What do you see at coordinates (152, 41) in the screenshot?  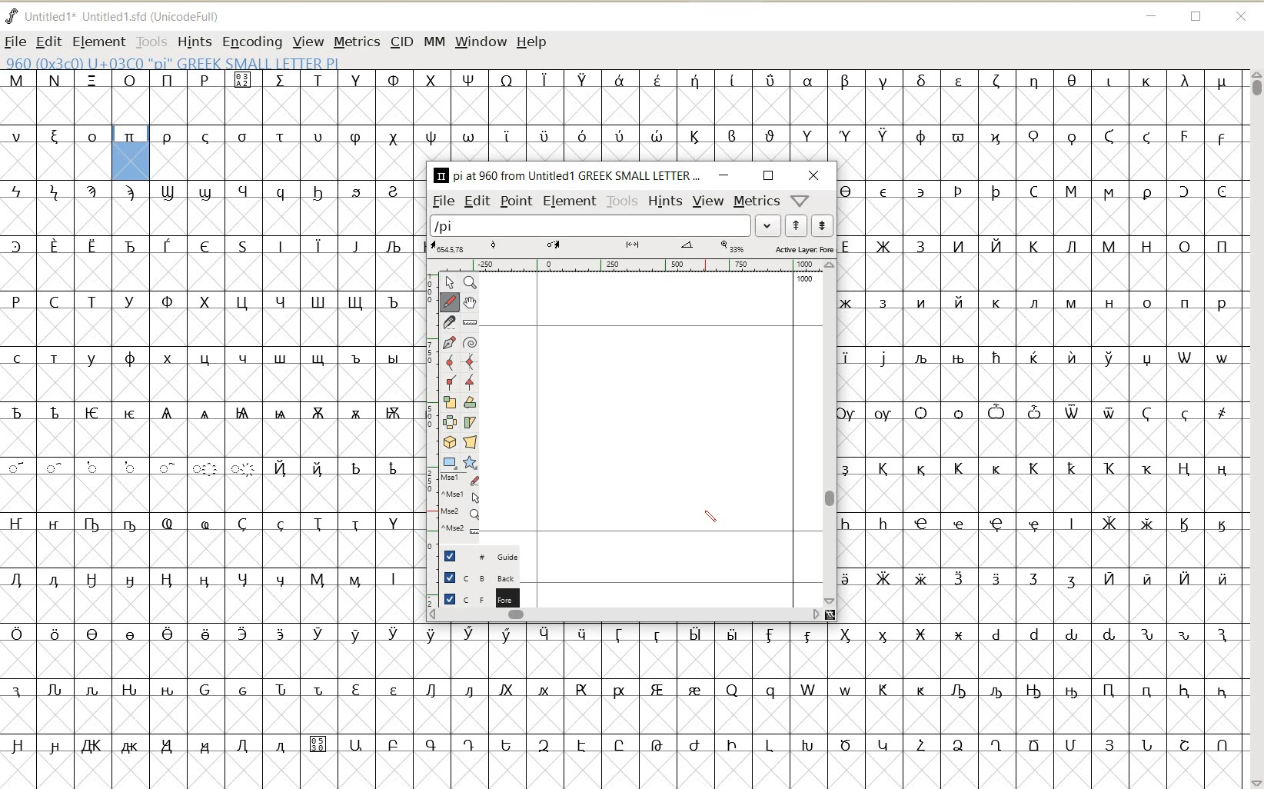 I see `TOOLS` at bounding box center [152, 41].